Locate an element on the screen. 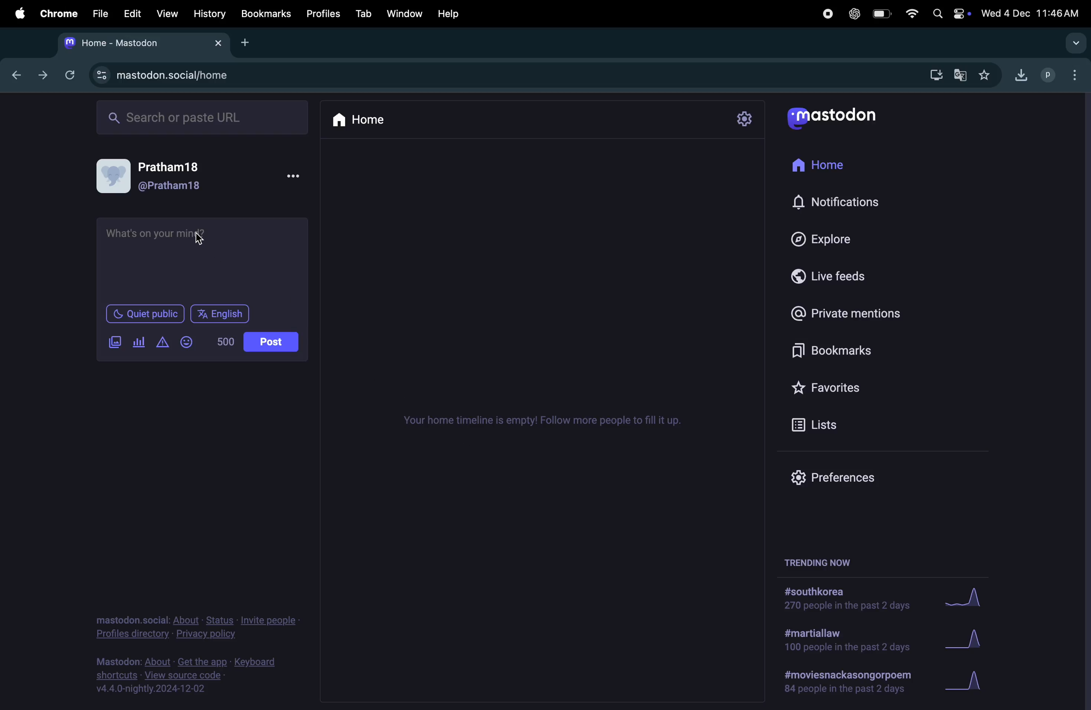 This screenshot has height=710, width=1091. wifi is located at coordinates (910, 12).